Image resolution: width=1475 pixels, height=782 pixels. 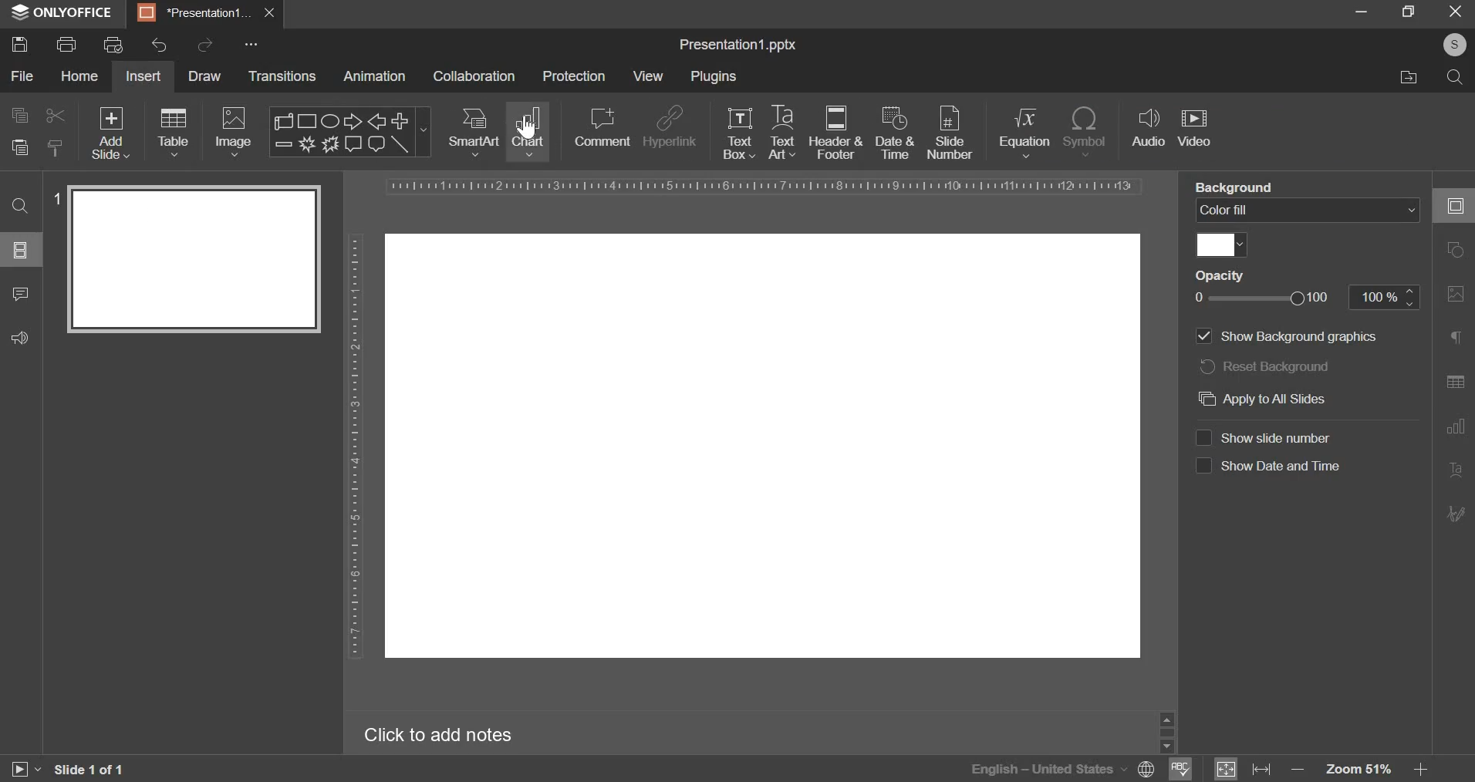 What do you see at coordinates (1421, 770) in the screenshot?
I see `zoom in` at bounding box center [1421, 770].